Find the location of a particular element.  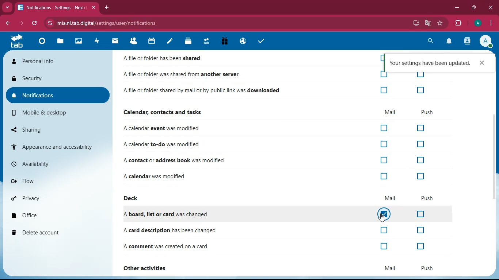

mail is located at coordinates (391, 110).